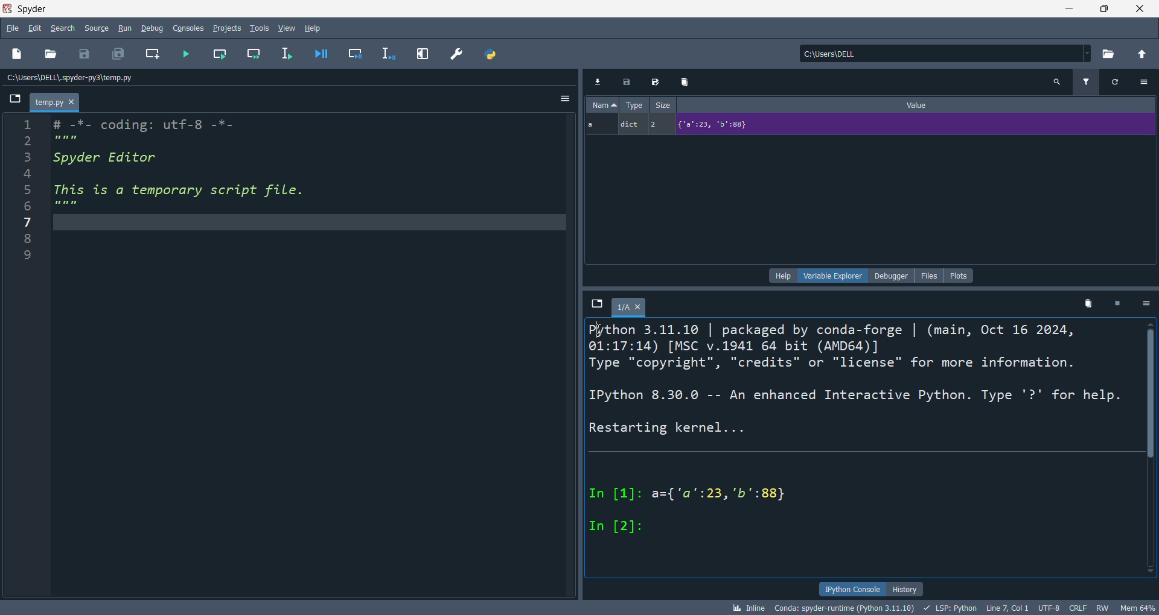 Image resolution: width=1159 pixels, height=615 pixels. What do you see at coordinates (223, 52) in the screenshot?
I see `run cell` at bounding box center [223, 52].